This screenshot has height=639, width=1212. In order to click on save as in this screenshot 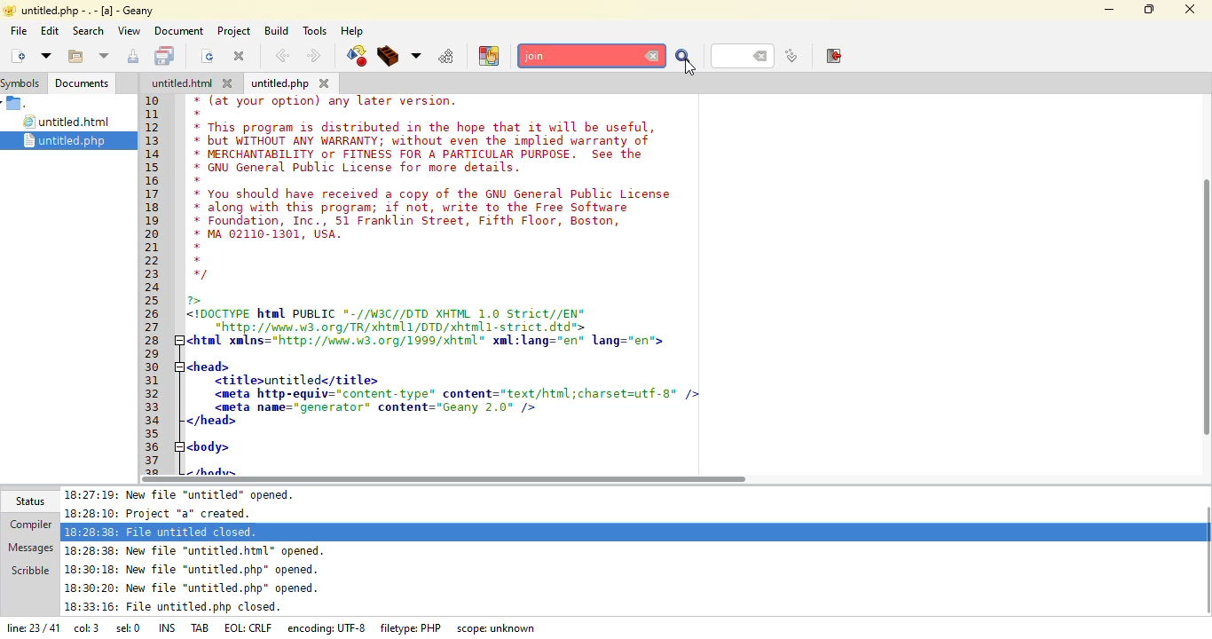, I will do `click(135, 56)`.